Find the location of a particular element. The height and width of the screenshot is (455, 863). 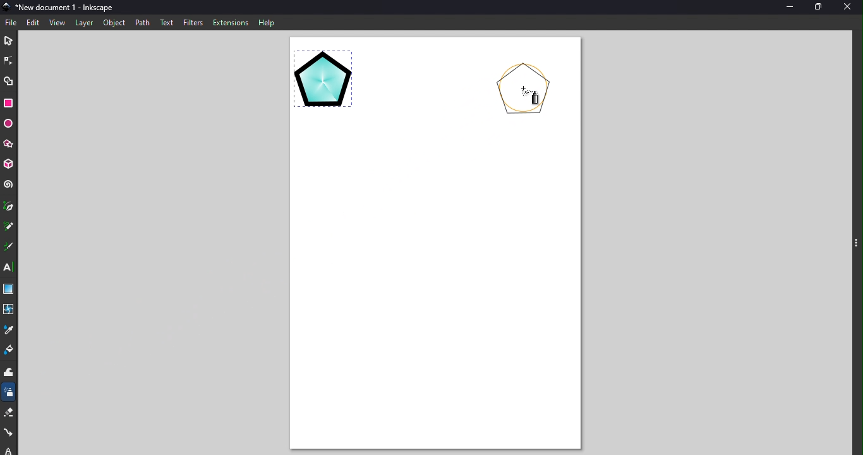

New document 1 - Inkscape is located at coordinates (67, 6).